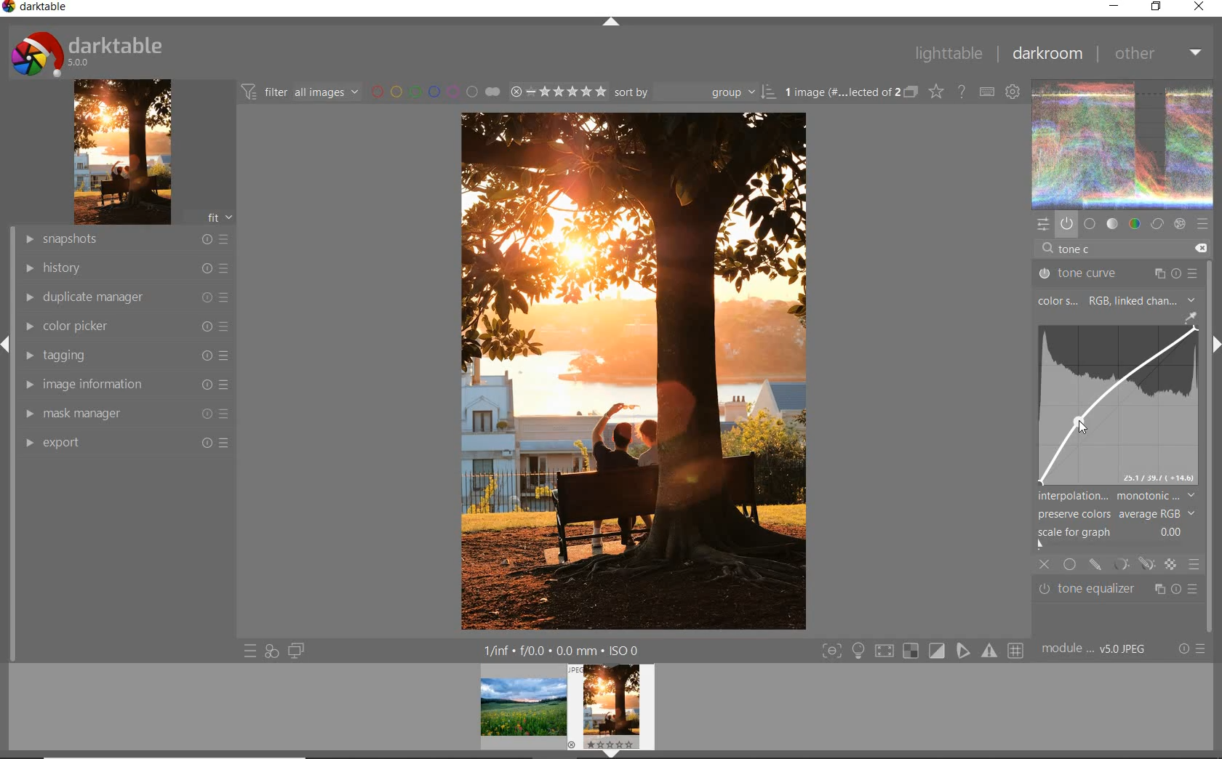  What do you see at coordinates (271, 651) in the screenshot?
I see `quick access for applying any of your styles` at bounding box center [271, 651].